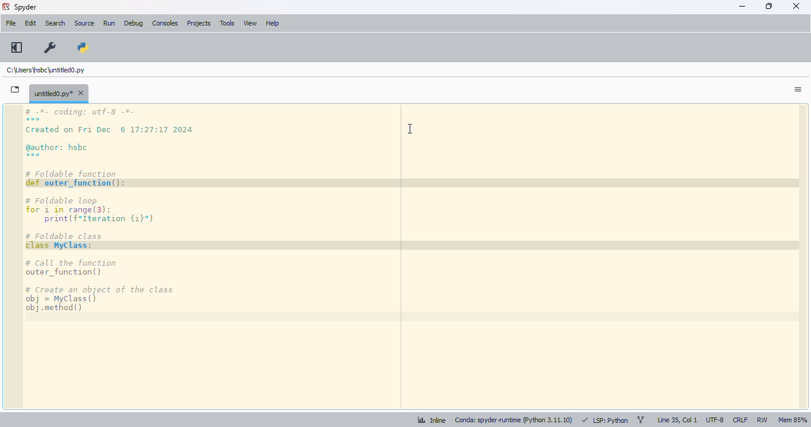 The image size is (811, 427). What do you see at coordinates (414, 256) in the screenshot?
I see `editor` at bounding box center [414, 256].